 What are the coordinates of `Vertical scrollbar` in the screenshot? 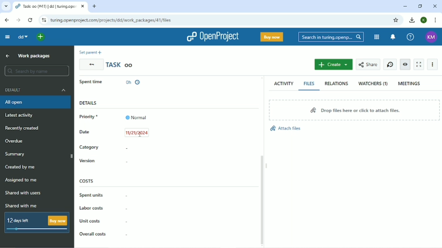 It's located at (262, 196).